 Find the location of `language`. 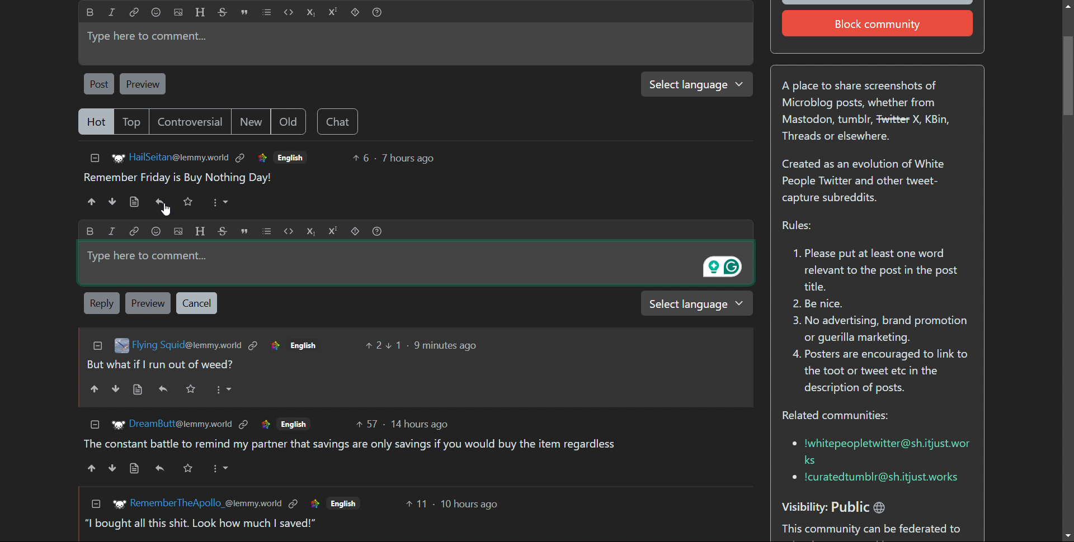

language is located at coordinates (343, 506).